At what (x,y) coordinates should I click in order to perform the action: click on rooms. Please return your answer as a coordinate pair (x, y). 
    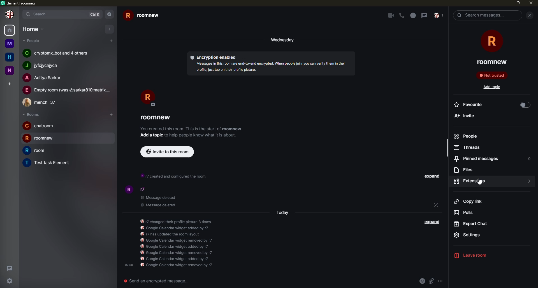
    Looking at the image, I should click on (31, 114).